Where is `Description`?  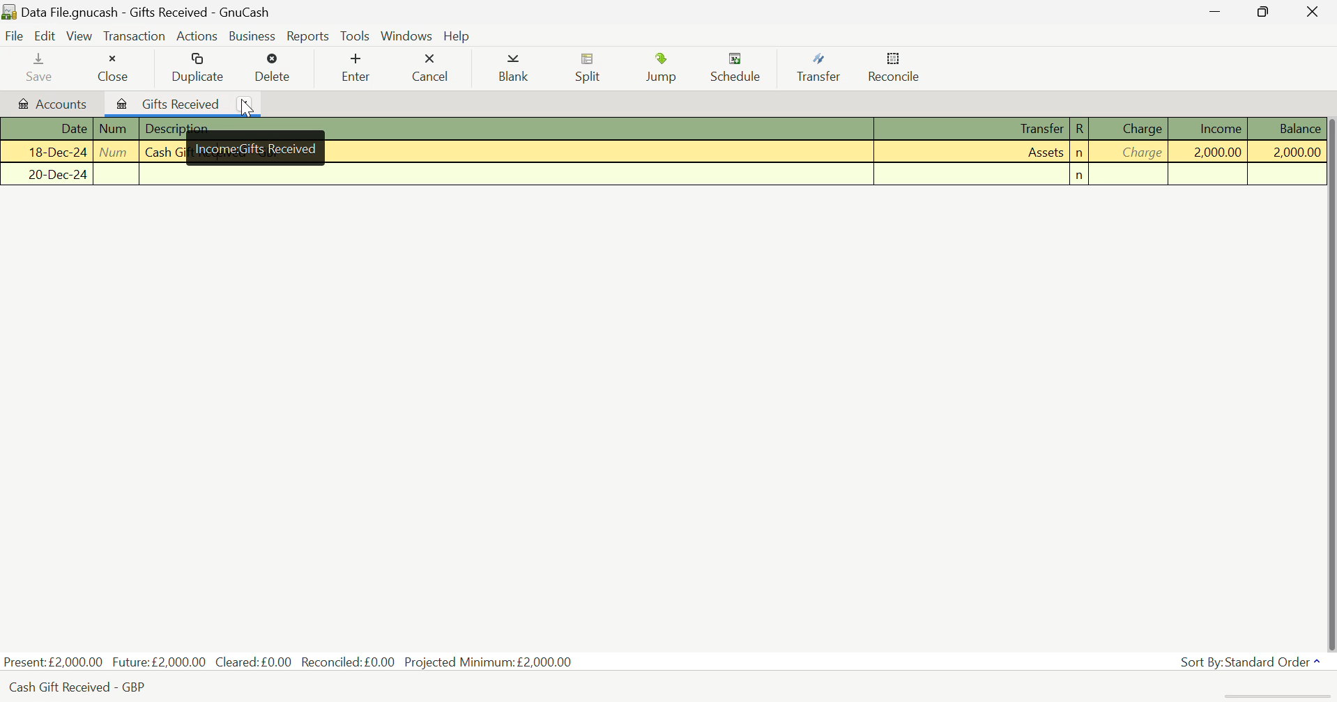
Description is located at coordinates (505, 175).